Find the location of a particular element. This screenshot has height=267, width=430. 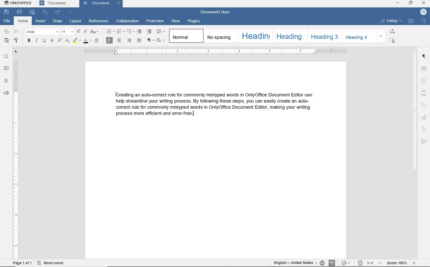

ruler is located at coordinates (15, 153).